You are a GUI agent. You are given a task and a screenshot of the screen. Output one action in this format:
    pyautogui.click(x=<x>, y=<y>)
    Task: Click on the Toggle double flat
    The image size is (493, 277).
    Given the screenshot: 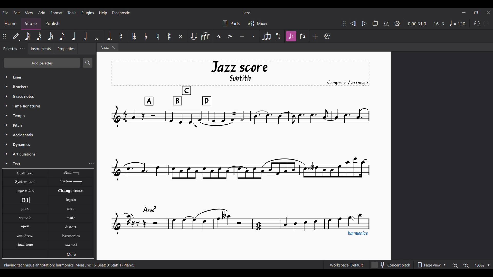 What is the action you would take?
    pyautogui.click(x=134, y=36)
    